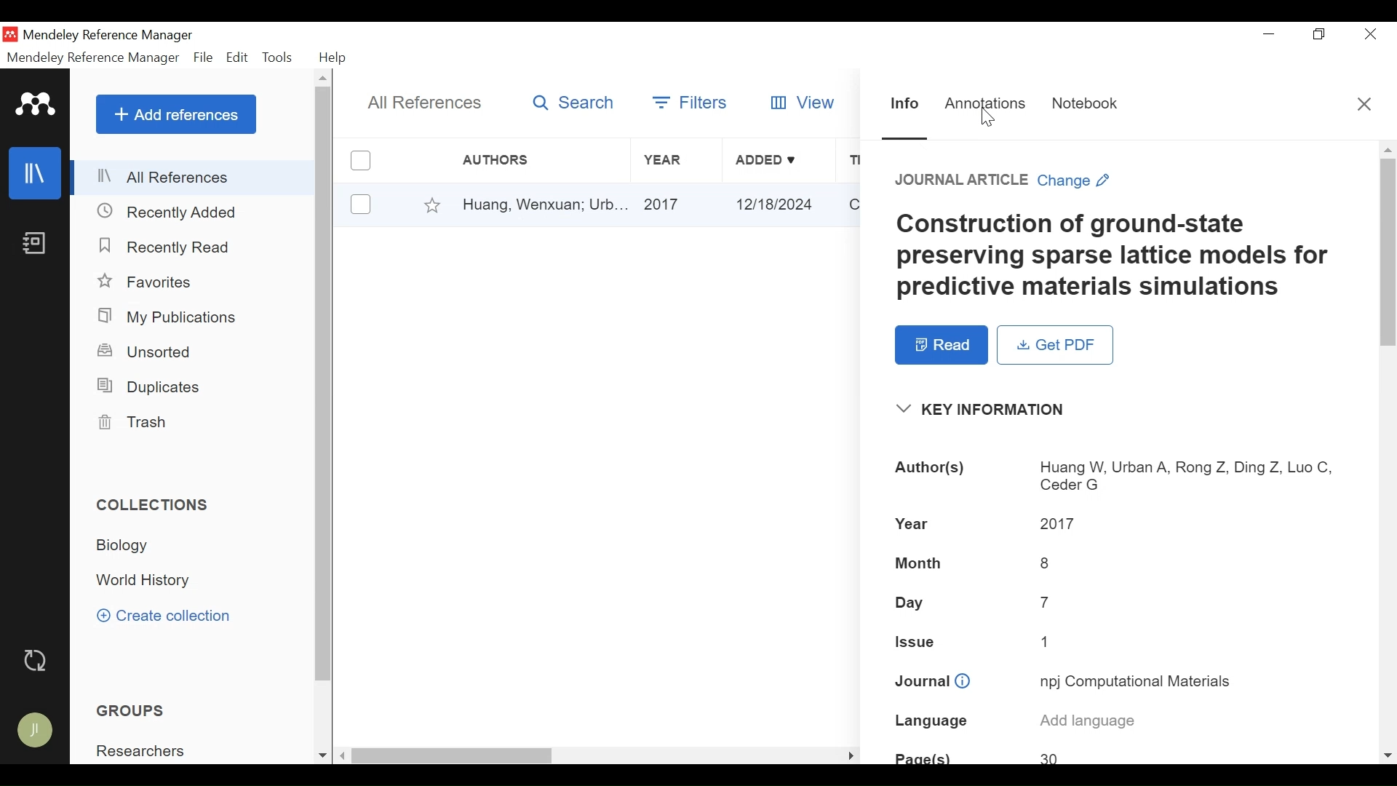 Image resolution: width=1397 pixels, height=786 pixels. I want to click on Search, so click(573, 102).